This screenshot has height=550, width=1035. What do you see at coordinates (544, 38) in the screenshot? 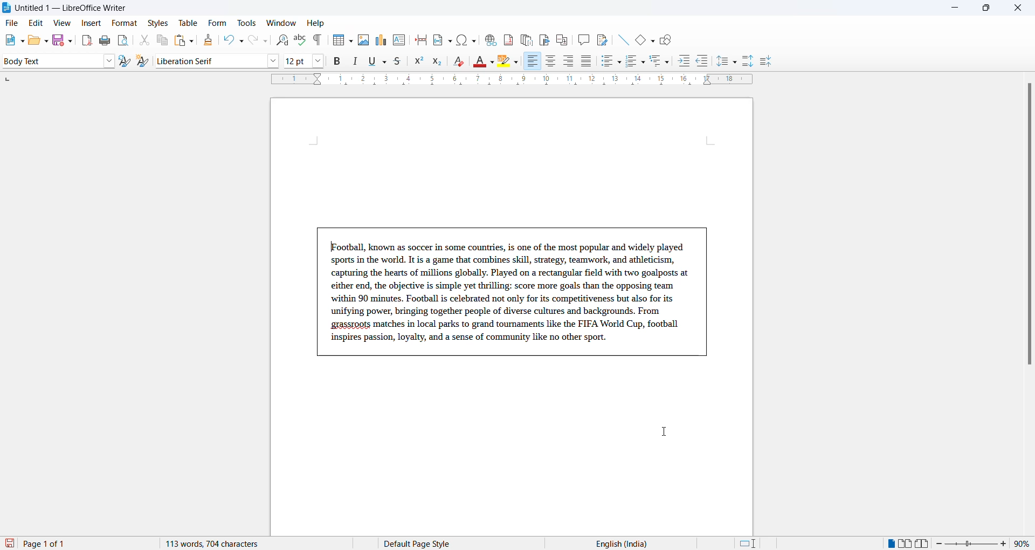
I see `insert bookmarks` at bounding box center [544, 38].